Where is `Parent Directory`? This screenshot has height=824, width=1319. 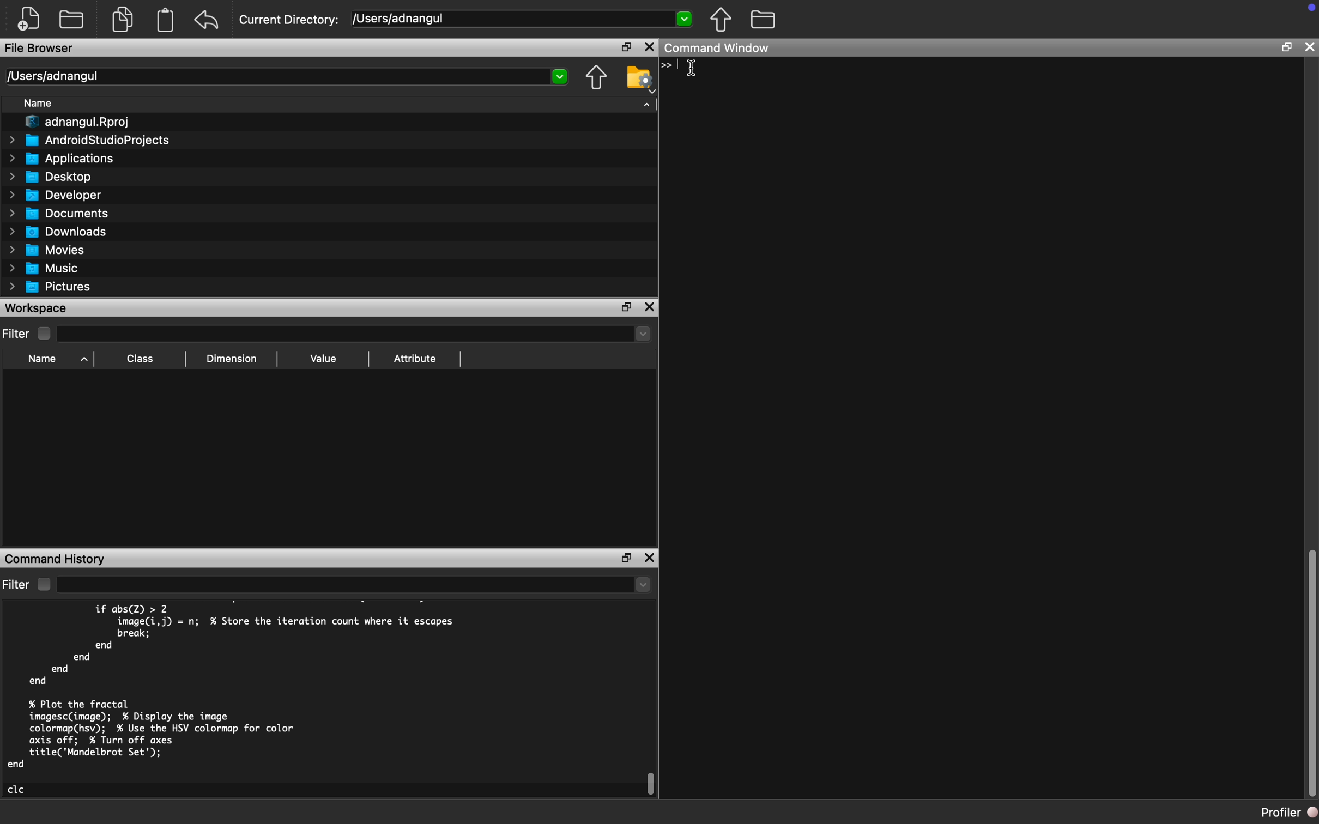
Parent Directory is located at coordinates (722, 21).